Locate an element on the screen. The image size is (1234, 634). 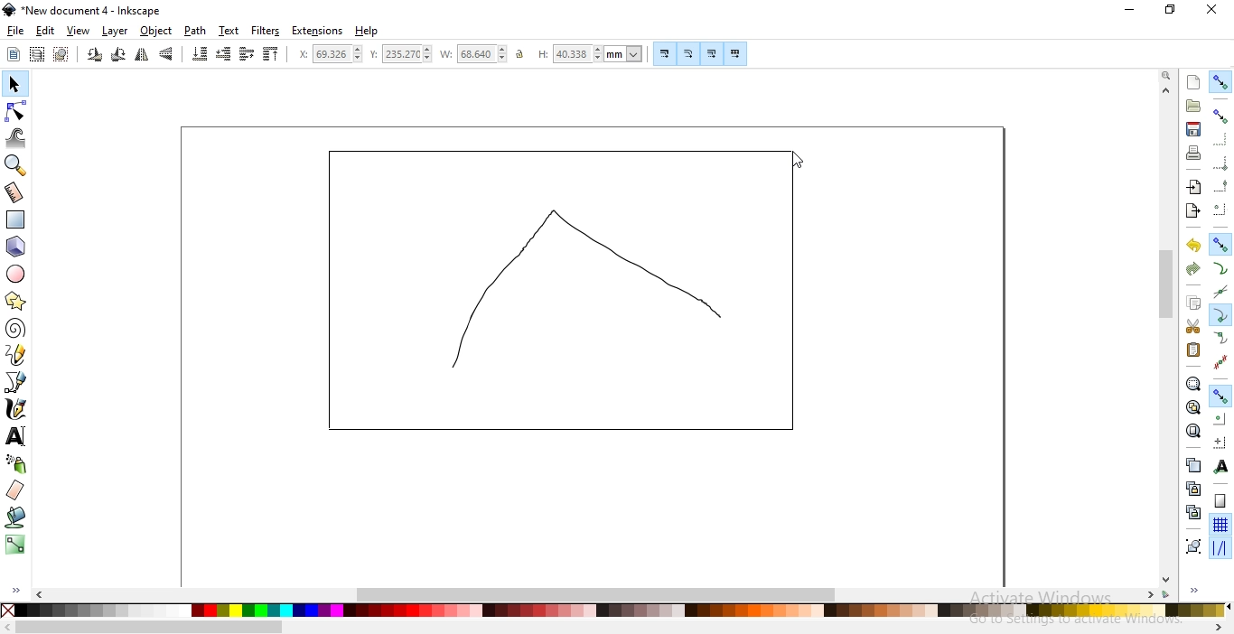
save an existing document is located at coordinates (1193, 128).